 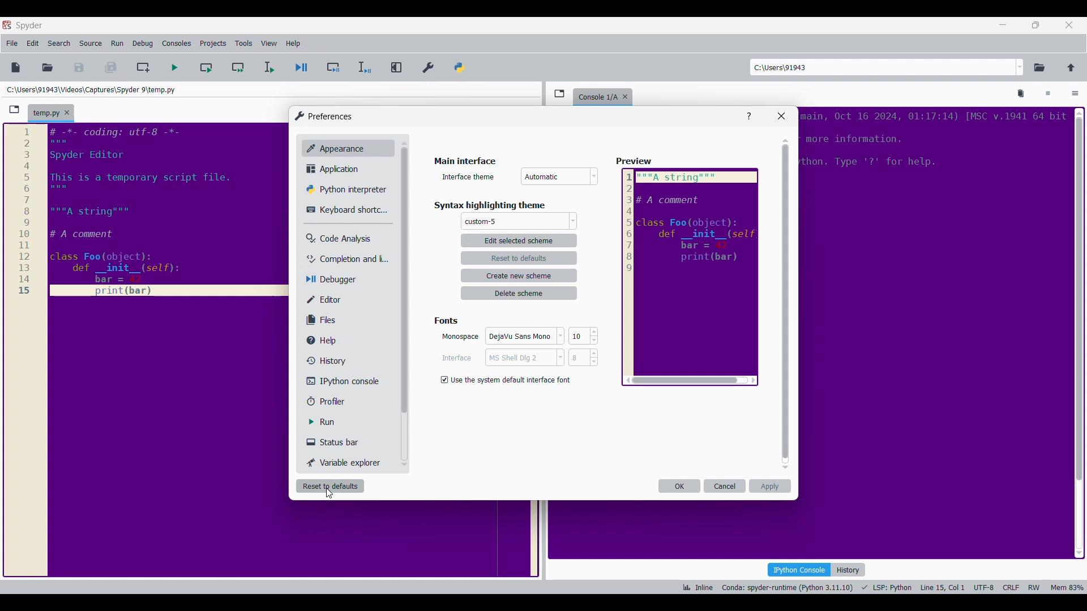 I want to click on Software name, so click(x=29, y=26).